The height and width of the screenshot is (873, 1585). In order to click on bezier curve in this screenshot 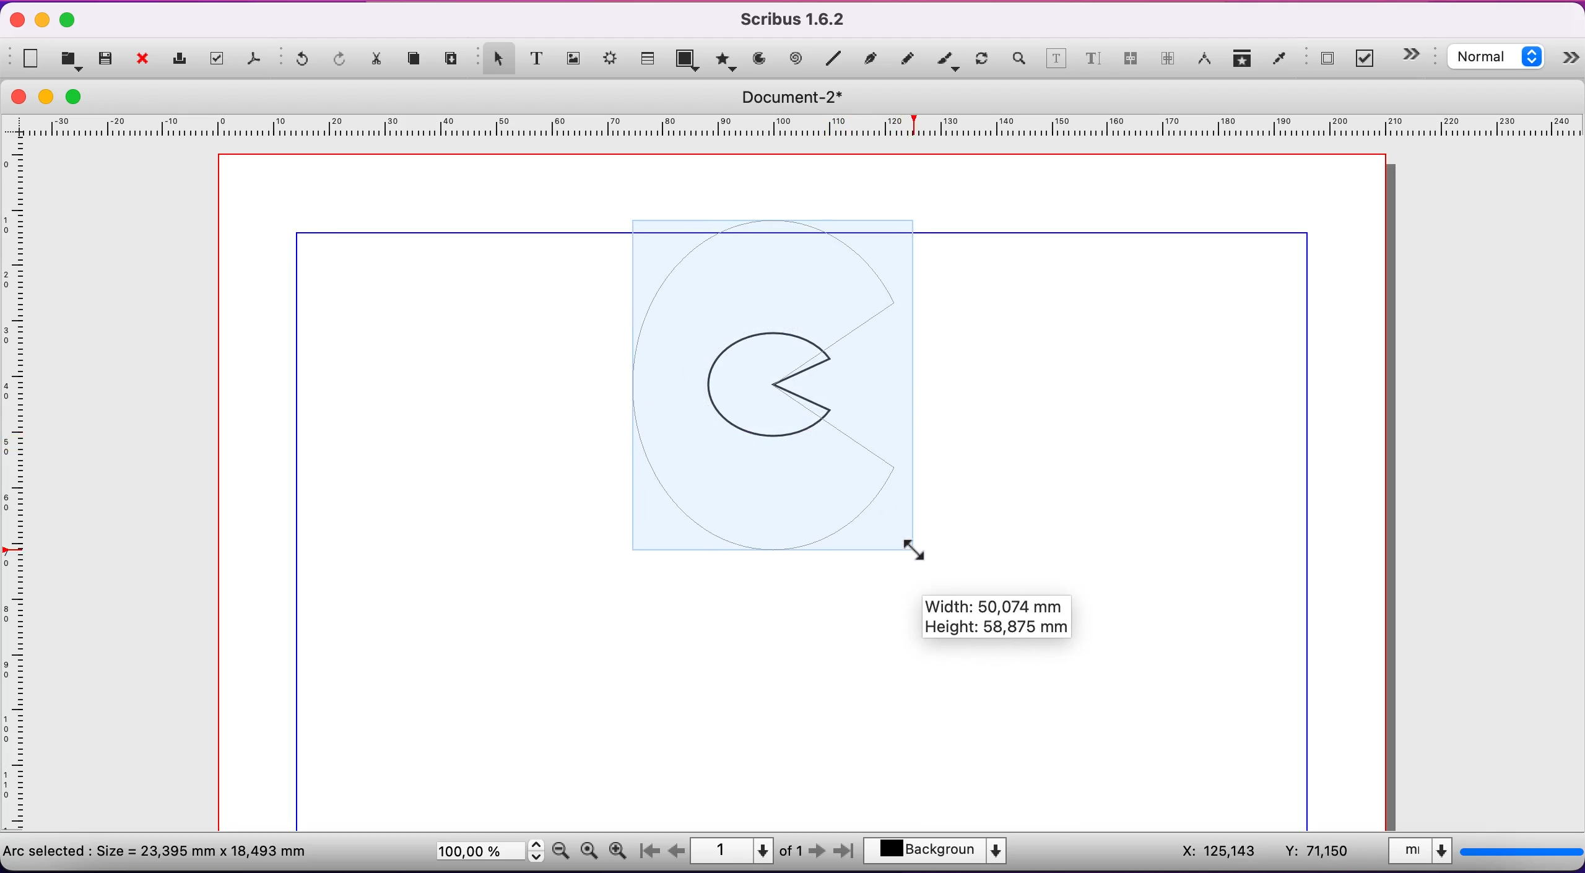, I will do `click(872, 58)`.